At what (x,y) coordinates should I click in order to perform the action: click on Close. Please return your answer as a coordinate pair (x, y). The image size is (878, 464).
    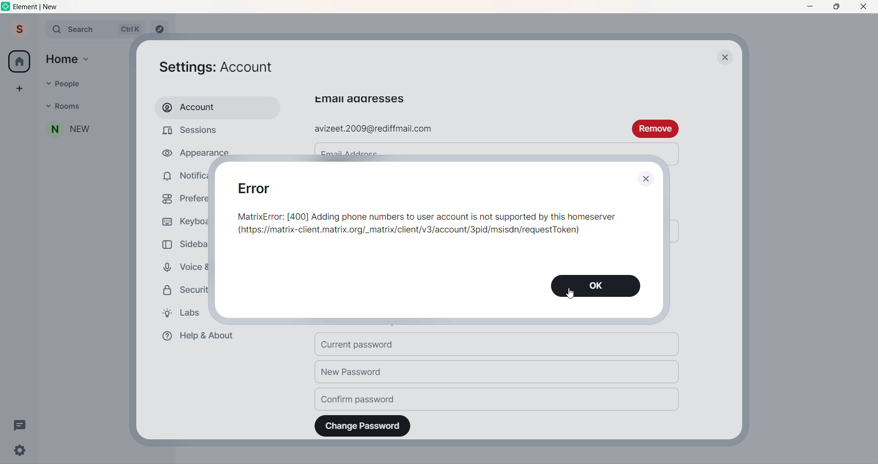
    Looking at the image, I should click on (864, 7).